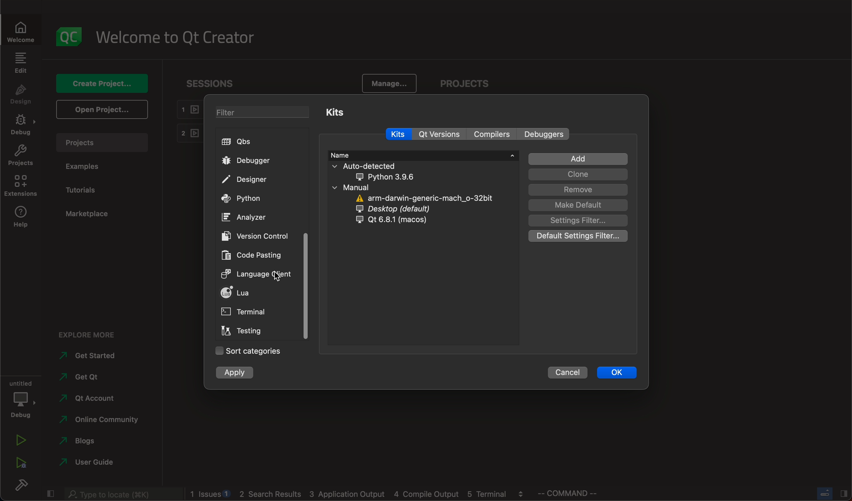 The image size is (852, 501). I want to click on python, so click(246, 198).